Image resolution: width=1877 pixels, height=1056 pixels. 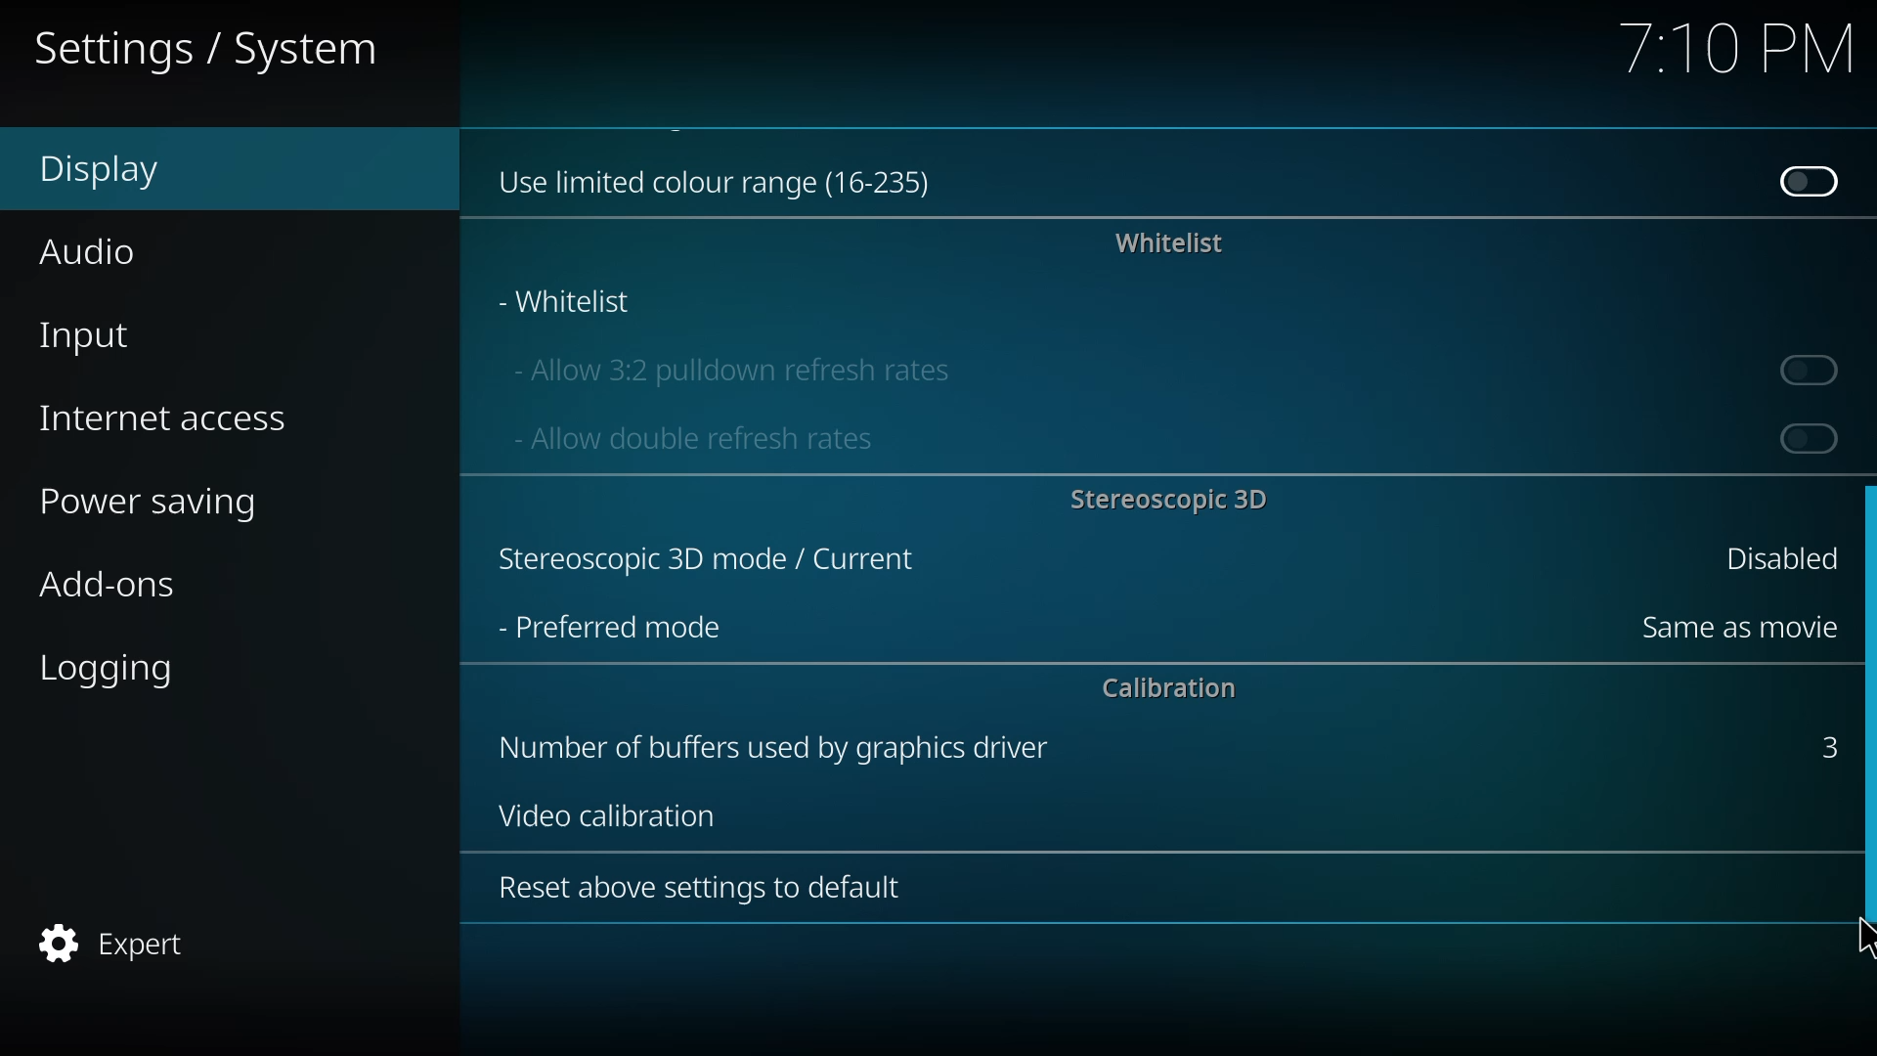 I want to click on system, so click(x=213, y=51).